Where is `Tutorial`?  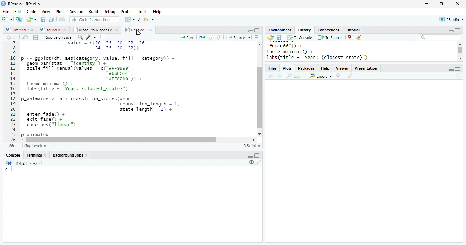 Tutorial is located at coordinates (353, 30).